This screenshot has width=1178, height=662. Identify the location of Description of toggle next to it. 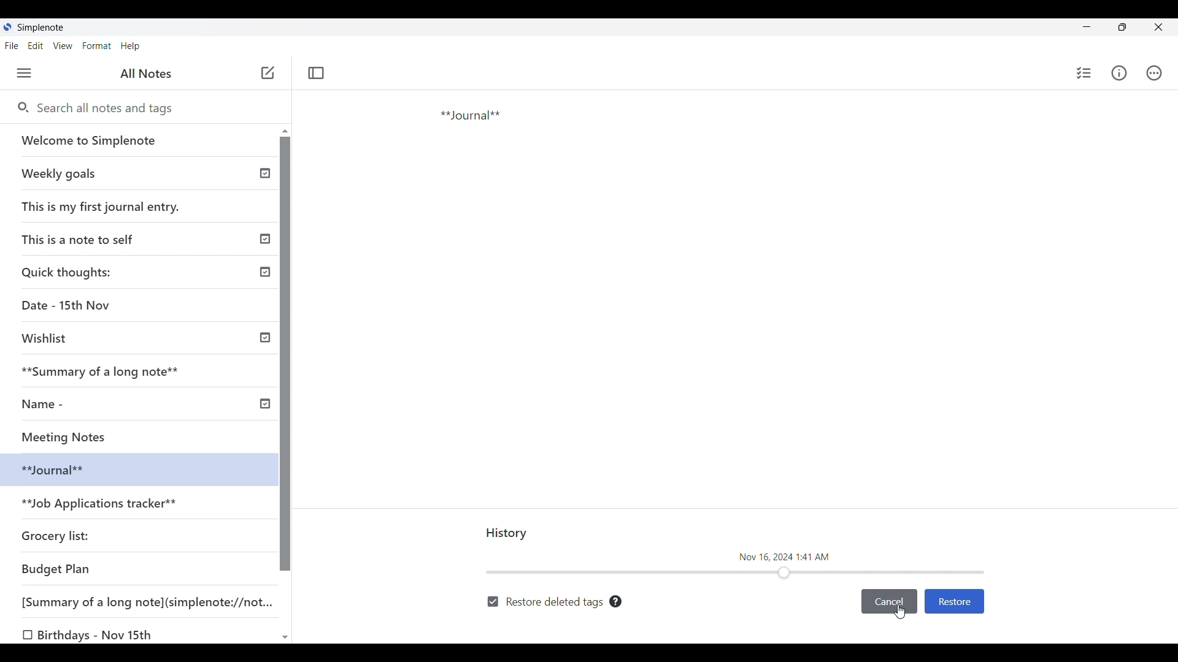
(616, 601).